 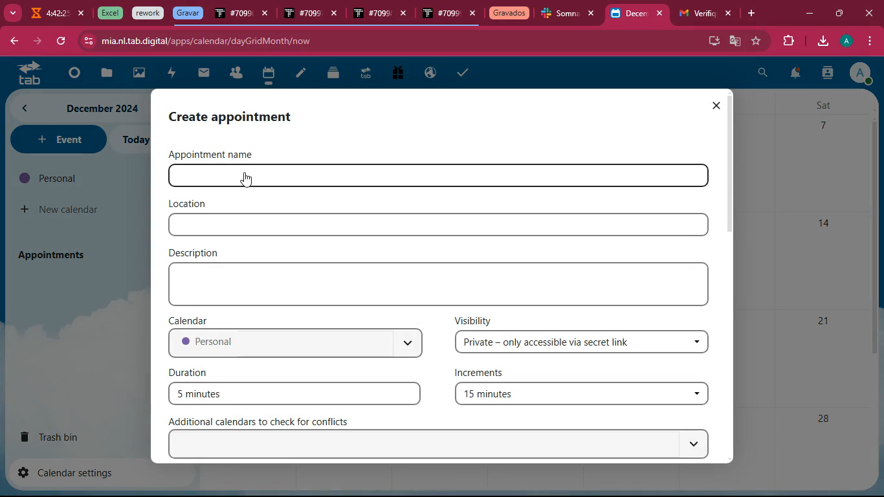 What do you see at coordinates (236, 74) in the screenshot?
I see `people` at bounding box center [236, 74].